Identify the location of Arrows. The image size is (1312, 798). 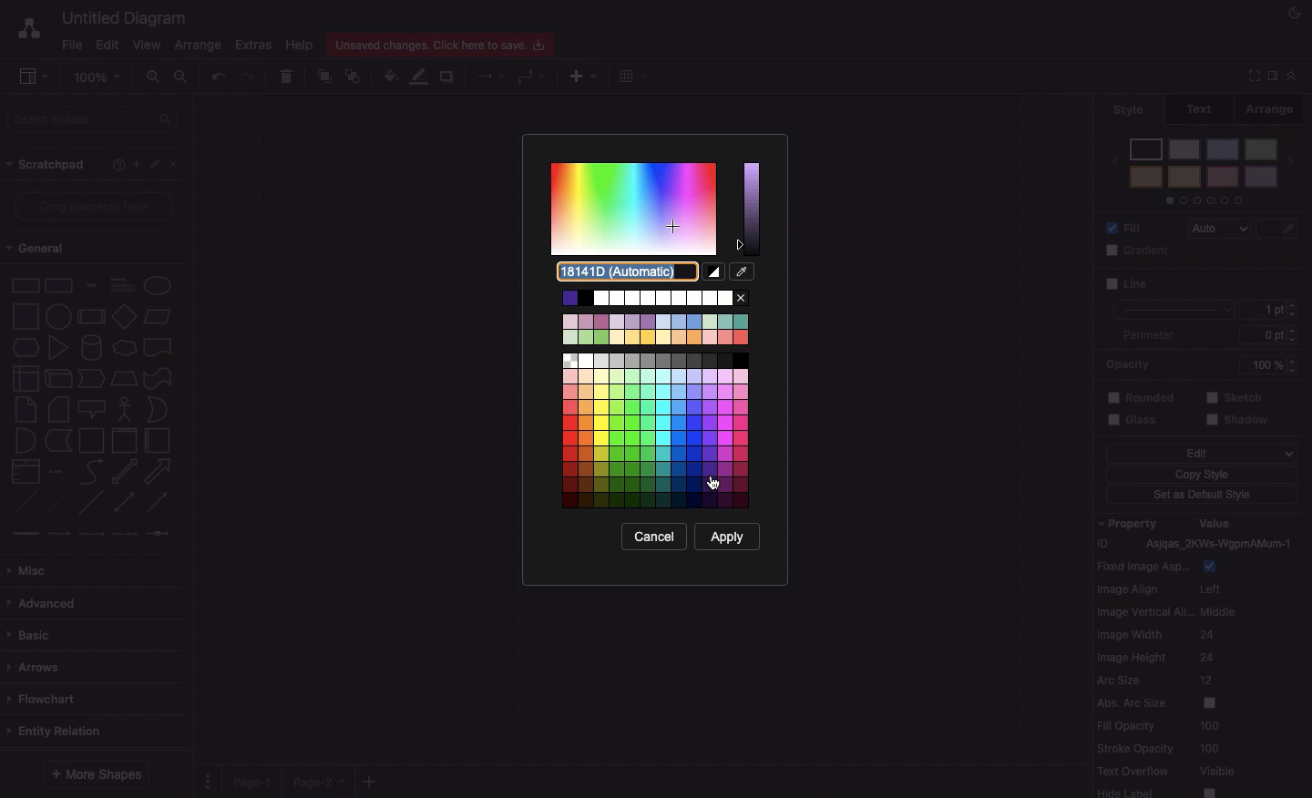
(486, 75).